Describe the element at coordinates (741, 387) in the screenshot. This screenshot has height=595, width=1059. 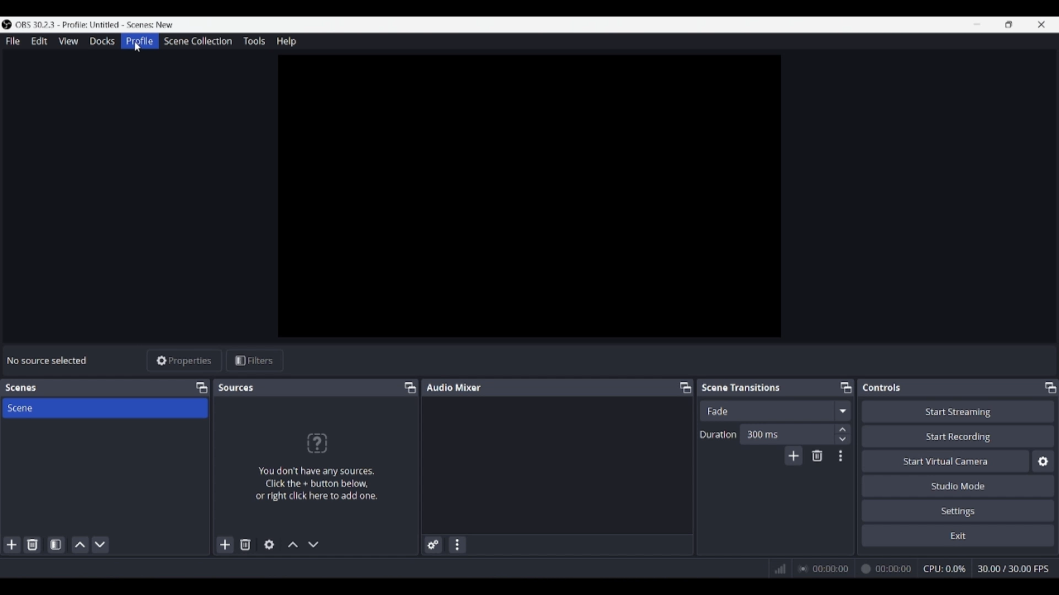
I see `Panel title` at that location.